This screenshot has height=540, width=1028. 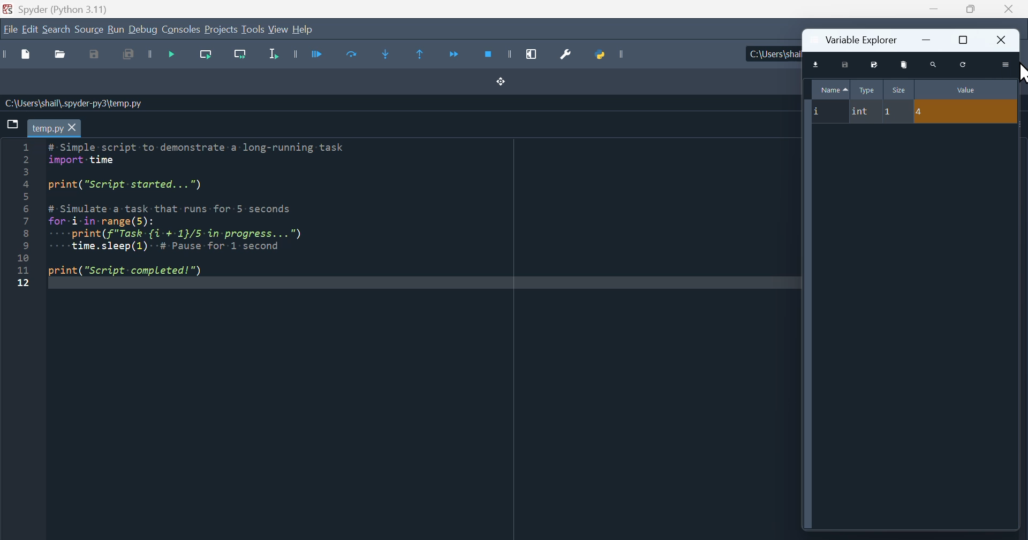 I want to click on temp.py, so click(x=54, y=128).